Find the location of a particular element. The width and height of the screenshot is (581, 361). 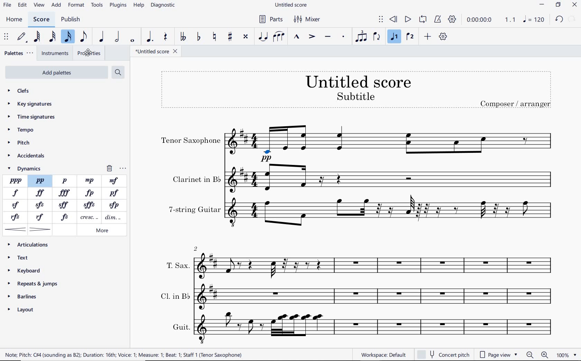

MORE is located at coordinates (101, 231).